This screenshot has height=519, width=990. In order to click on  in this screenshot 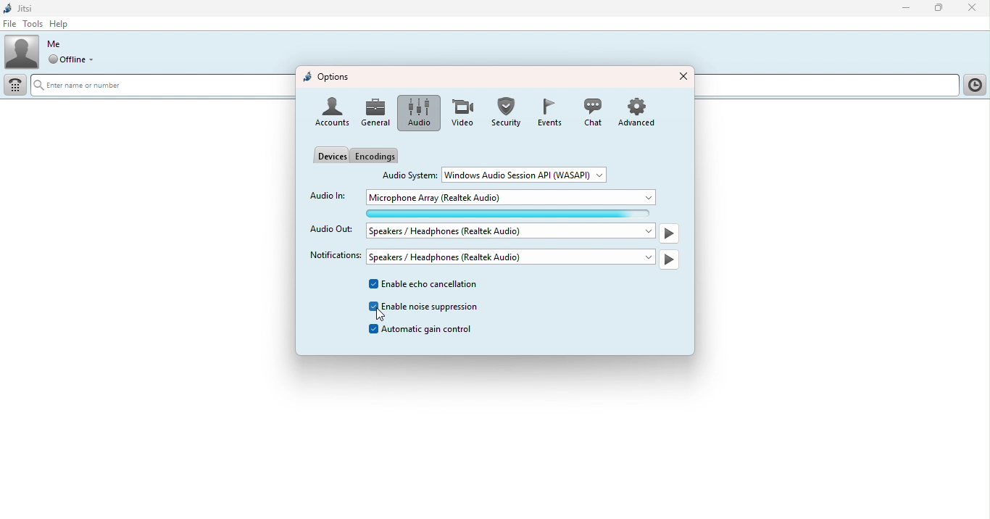, I will do `click(548, 112)`.